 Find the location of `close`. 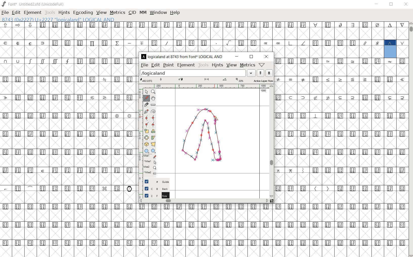

close is located at coordinates (407, 4).